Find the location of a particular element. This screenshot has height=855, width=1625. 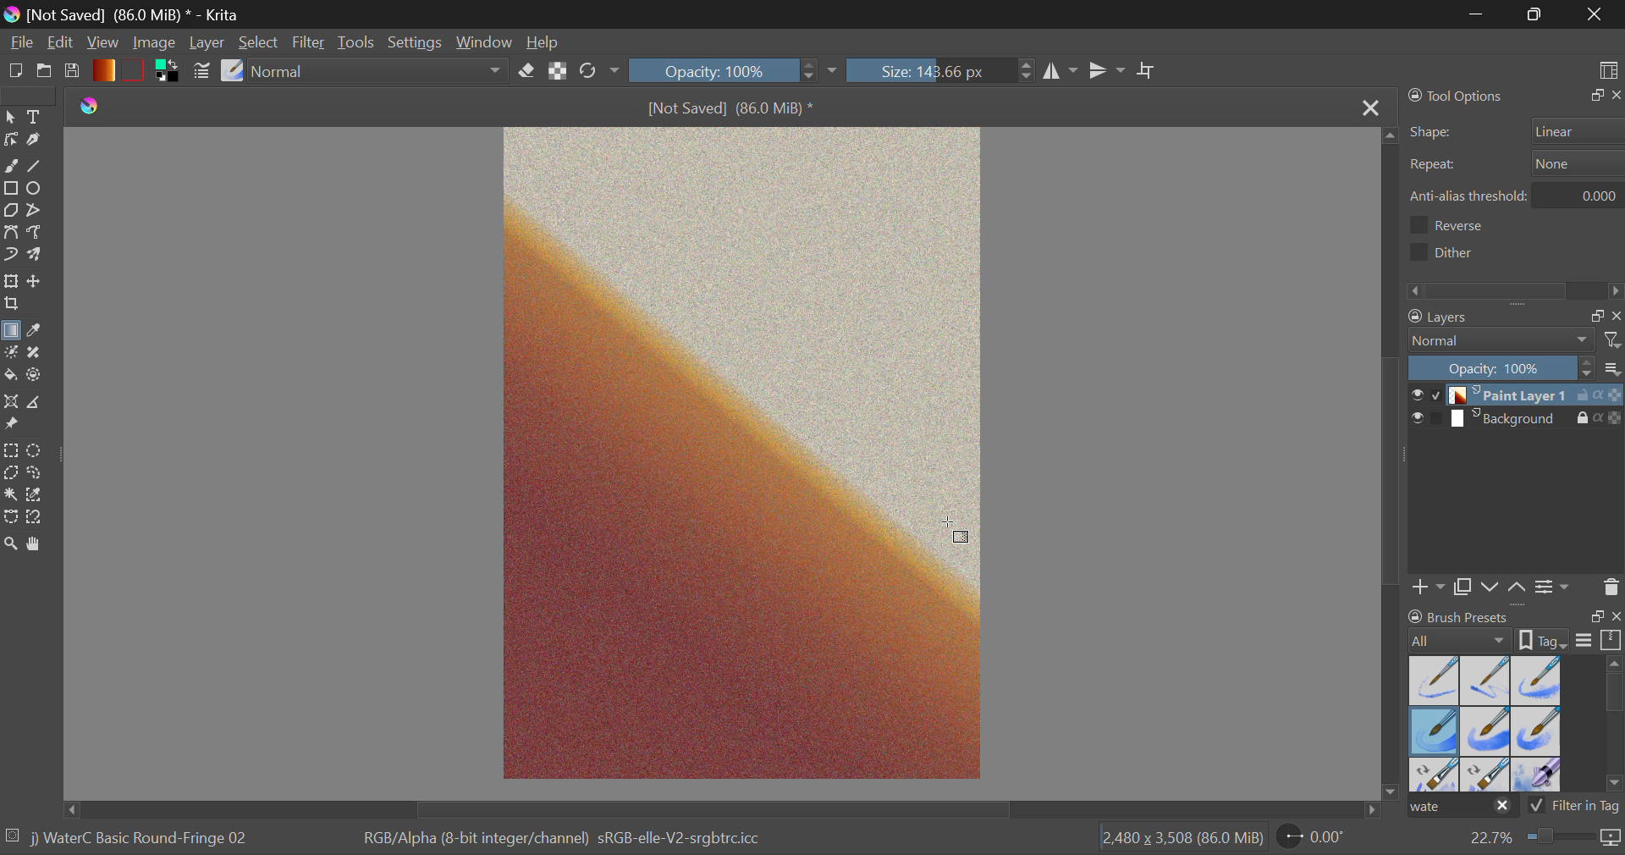

Calligraphic Tool is located at coordinates (37, 140).